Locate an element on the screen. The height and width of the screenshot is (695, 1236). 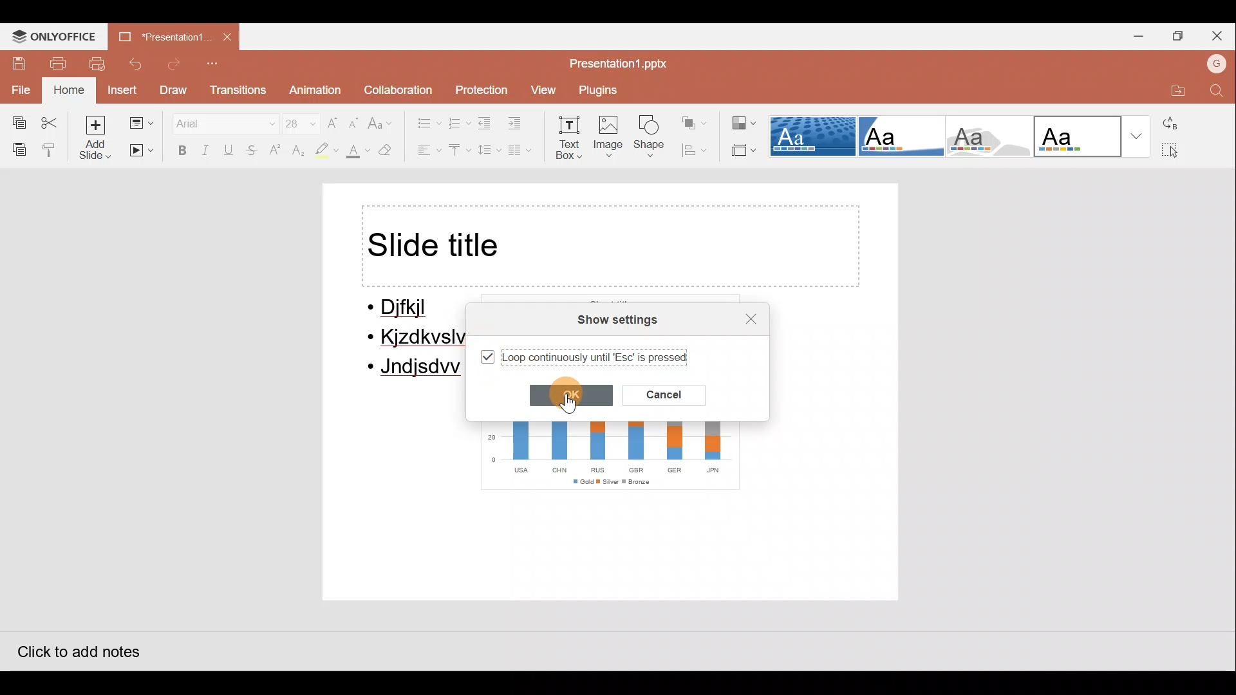
Redo is located at coordinates (175, 64).